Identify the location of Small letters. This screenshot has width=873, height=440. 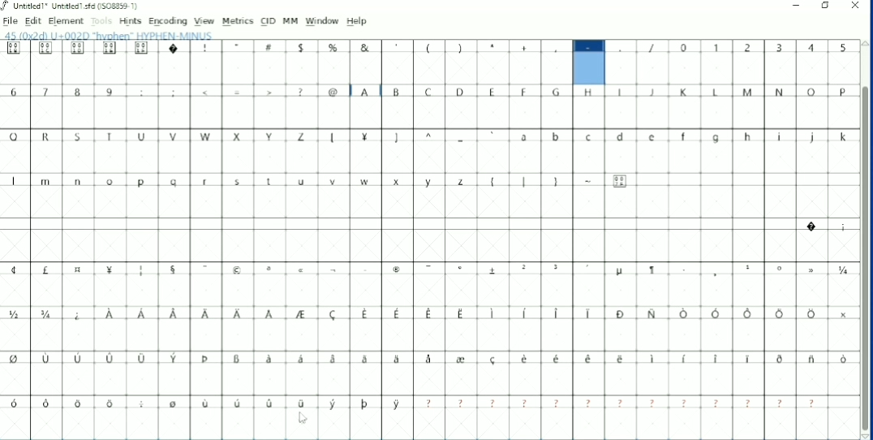
(684, 137).